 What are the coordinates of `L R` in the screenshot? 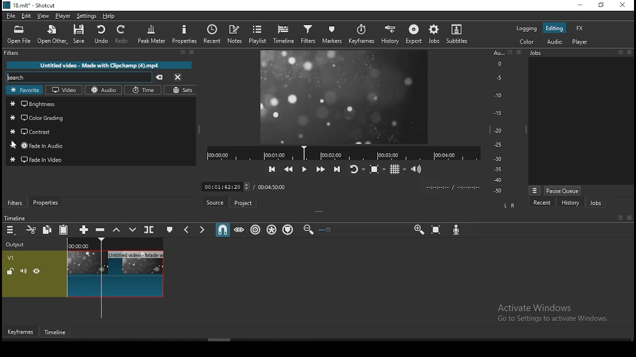 It's located at (510, 206).